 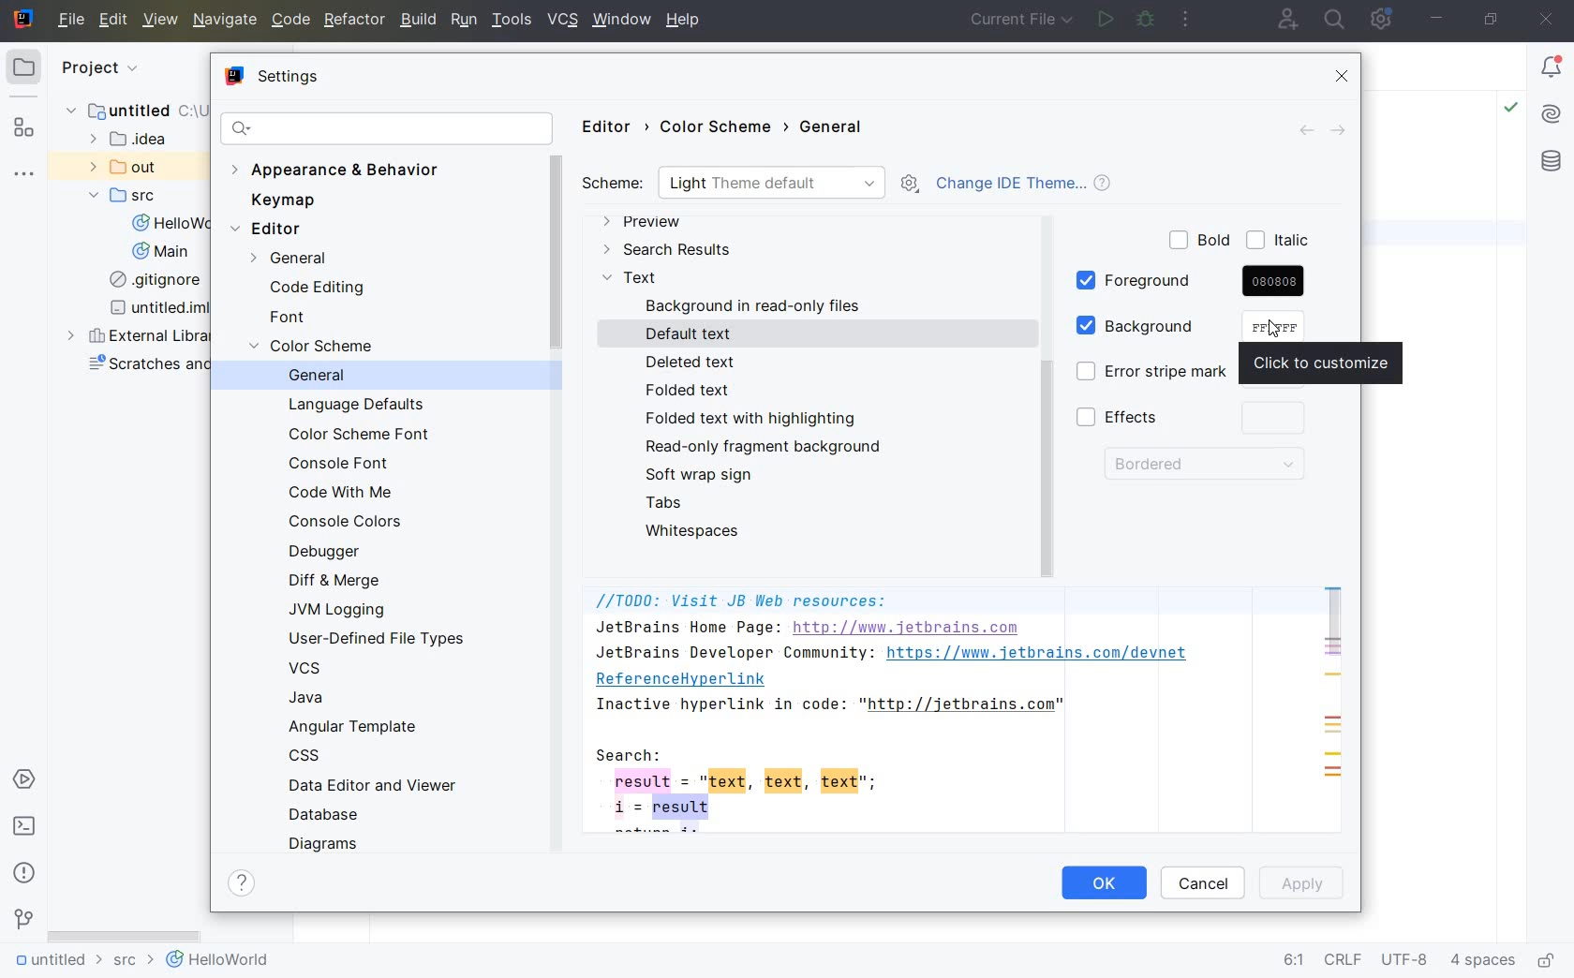 I want to click on line separator, so click(x=1342, y=962).